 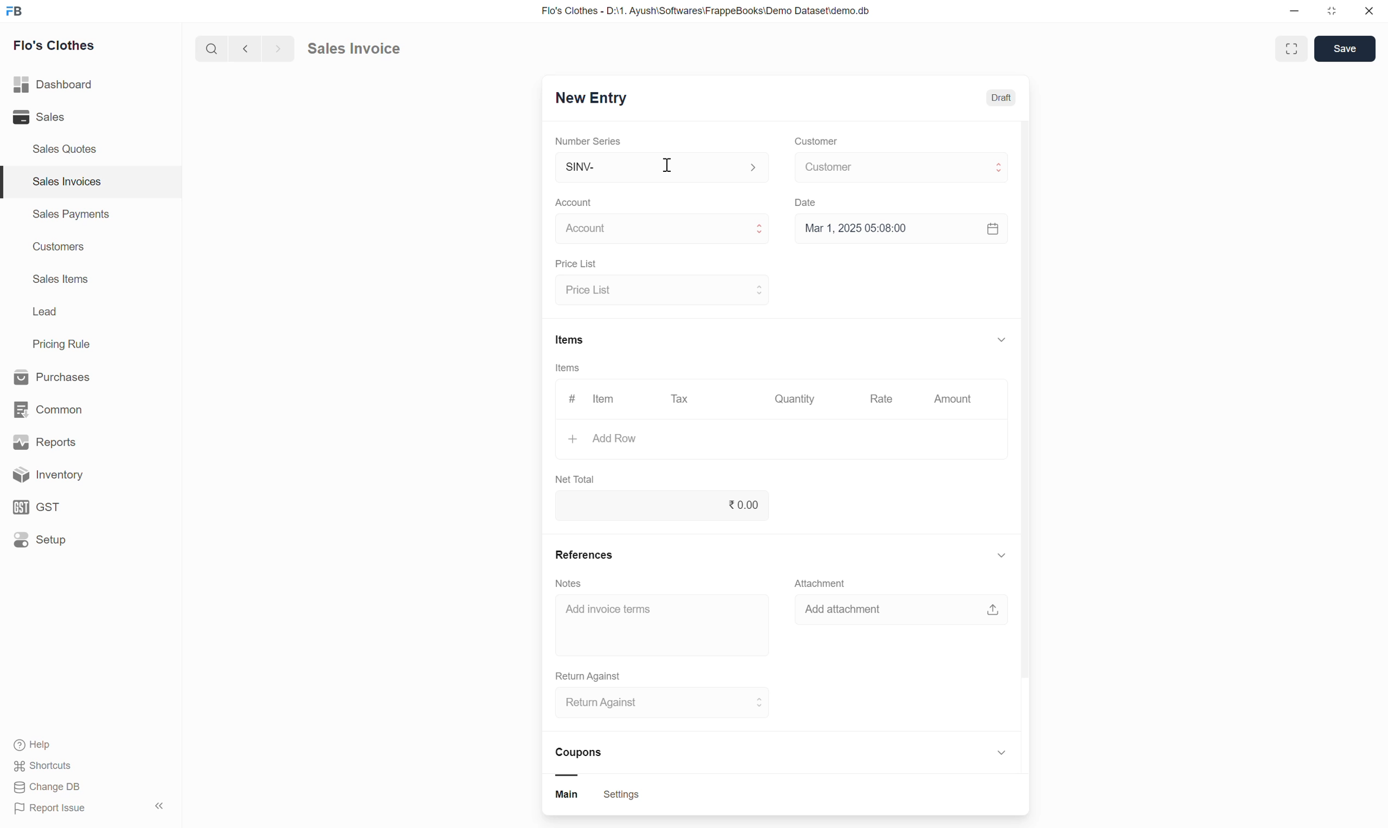 I want to click on Coupons, so click(x=585, y=760).